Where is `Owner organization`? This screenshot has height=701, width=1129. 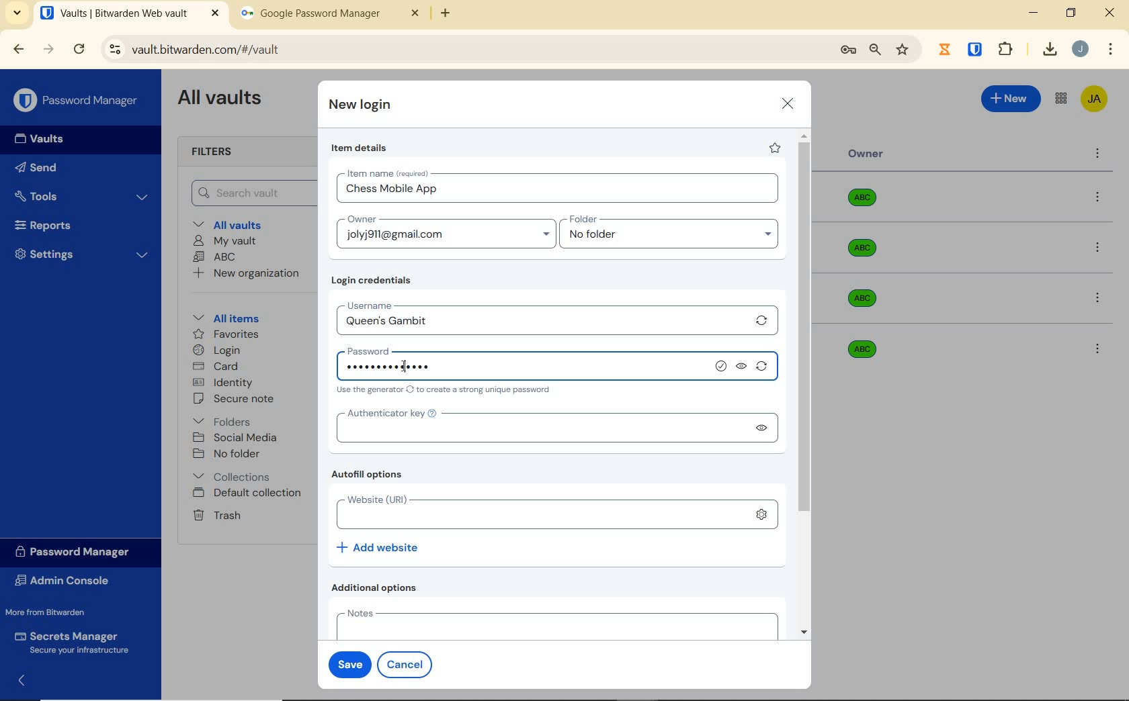 Owner organization is located at coordinates (859, 348).